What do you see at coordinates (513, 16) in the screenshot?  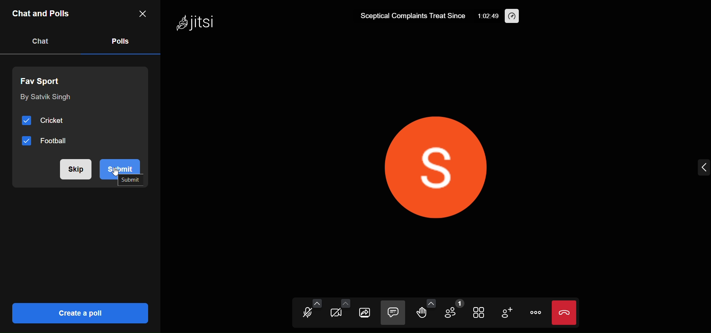 I see `performance setting` at bounding box center [513, 16].